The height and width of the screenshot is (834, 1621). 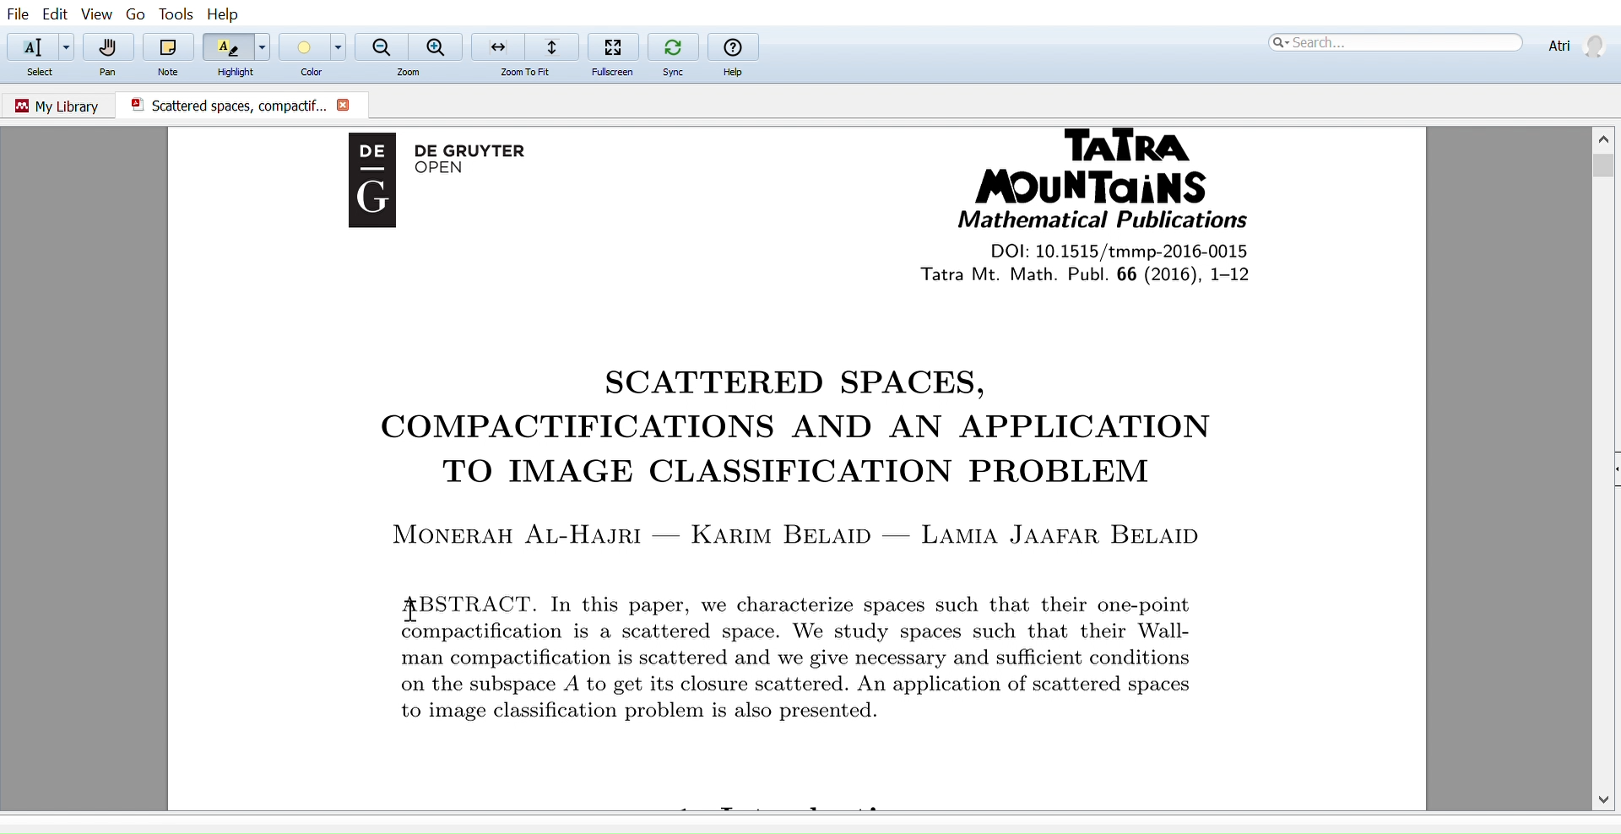 What do you see at coordinates (172, 14) in the screenshot?
I see `Tools` at bounding box center [172, 14].